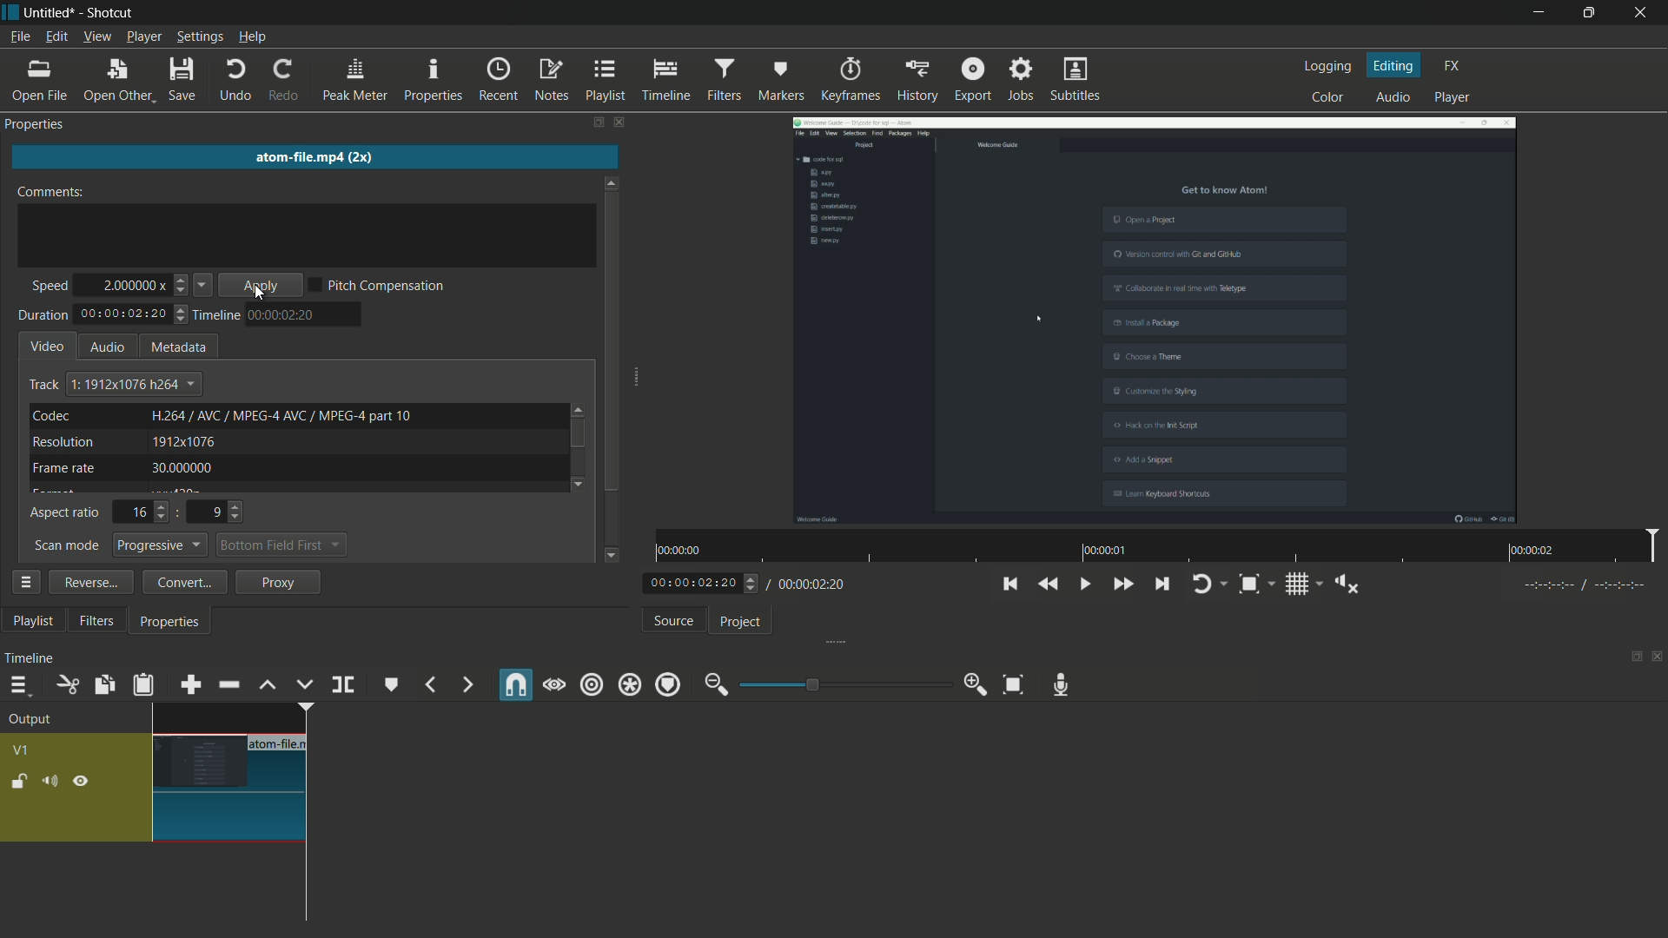 The image size is (1668, 938). I want to click on logging, so click(1328, 67).